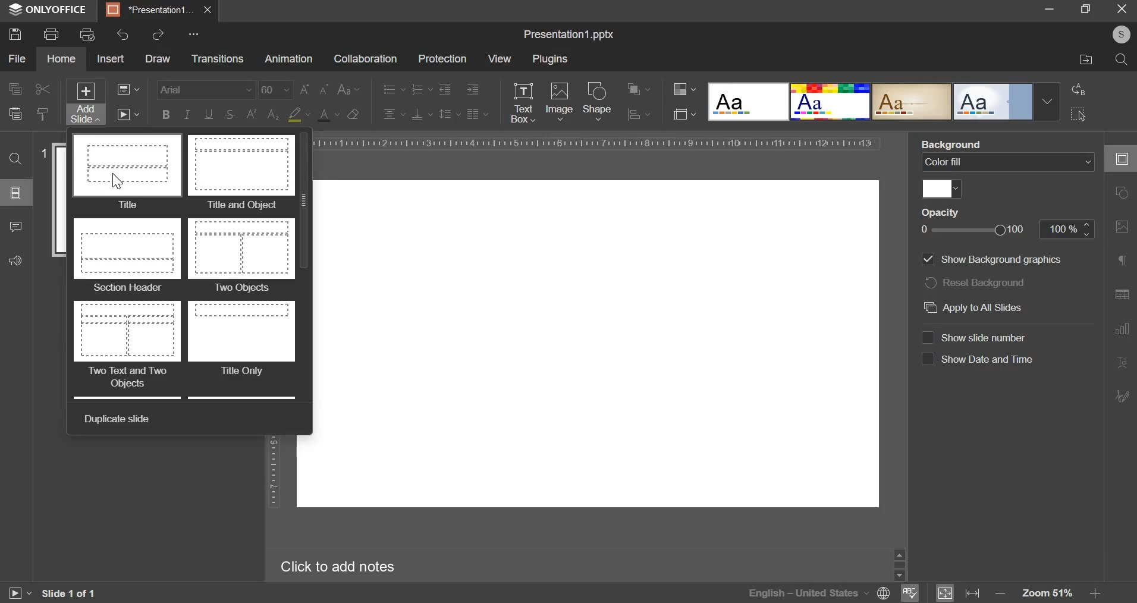  Describe the element at coordinates (241, 340) in the screenshot. I see `title only` at that location.